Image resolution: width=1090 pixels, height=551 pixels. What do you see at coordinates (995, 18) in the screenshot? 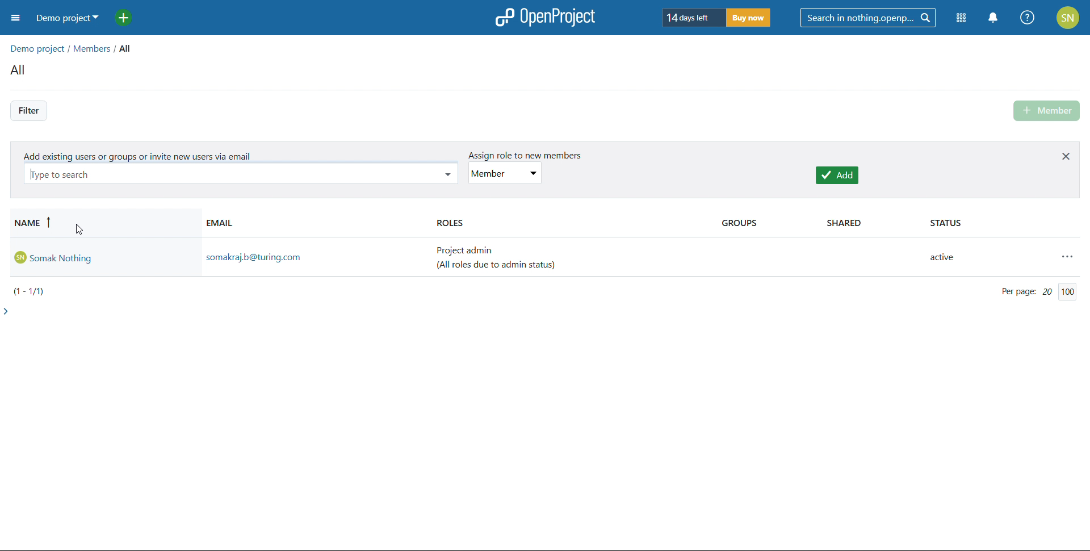
I see `notification` at bounding box center [995, 18].